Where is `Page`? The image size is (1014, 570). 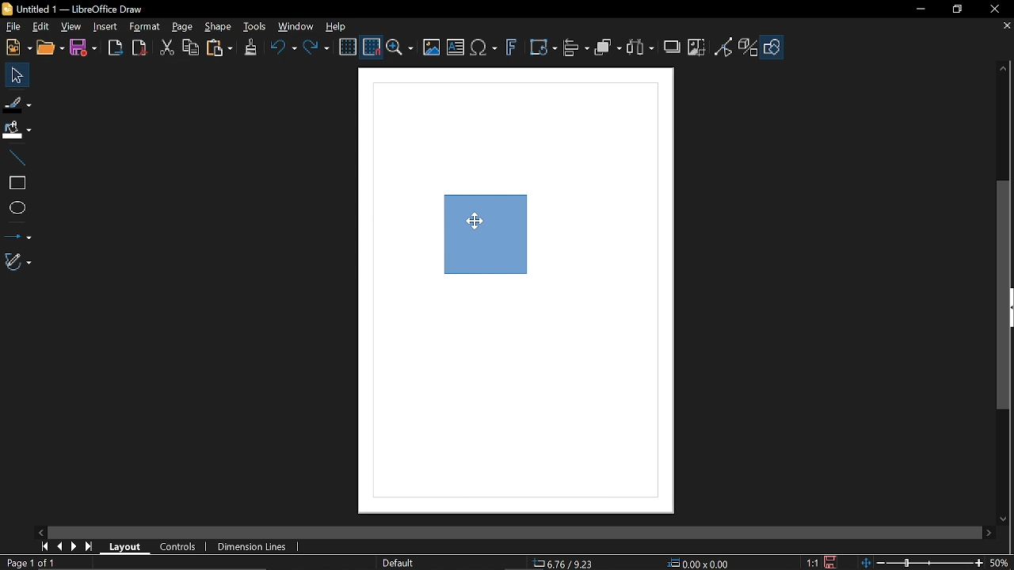 Page is located at coordinates (182, 27).